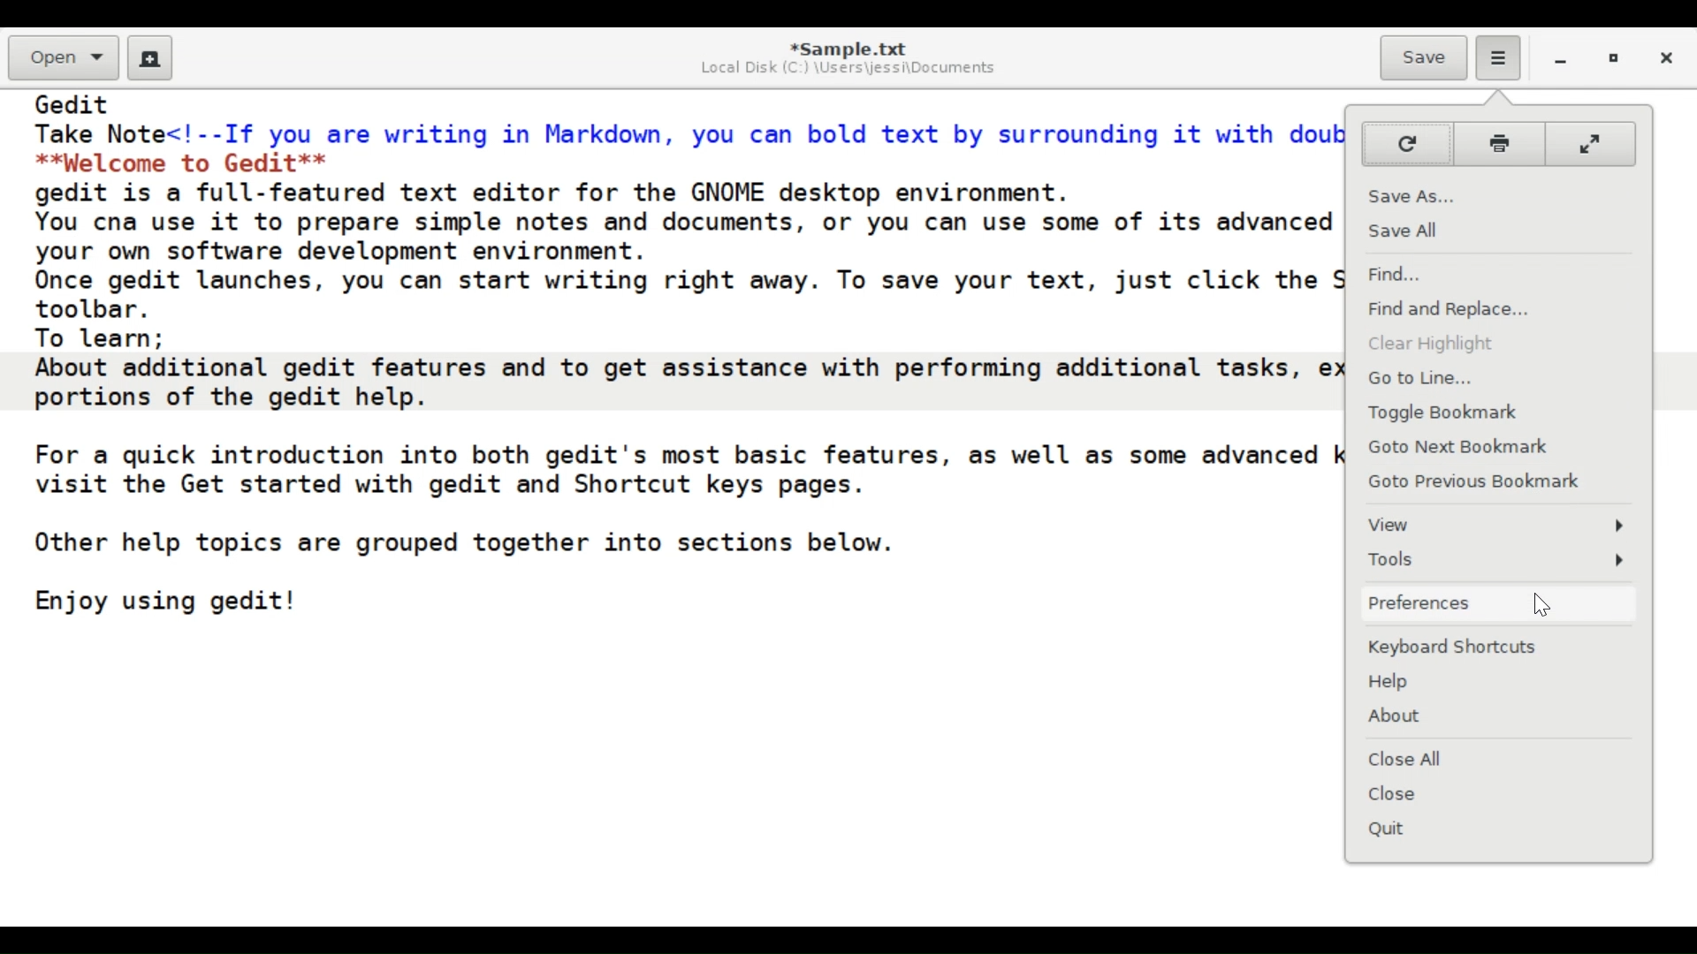 The image size is (1697, 954). Describe the element at coordinates (1498, 144) in the screenshot. I see `Print` at that location.